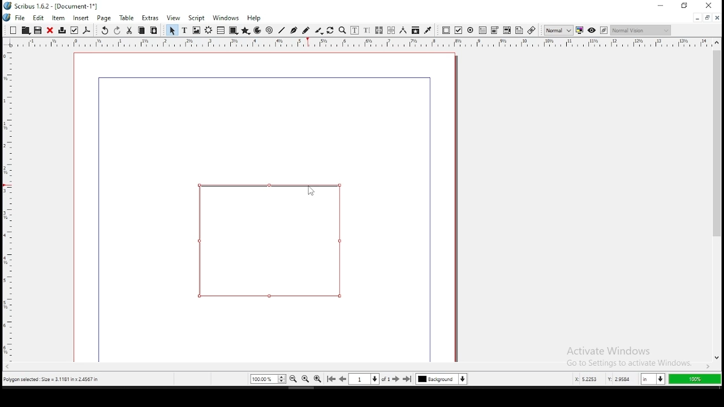 The height and width of the screenshot is (407, 724). Describe the element at coordinates (428, 31) in the screenshot. I see `eyedropper` at that location.